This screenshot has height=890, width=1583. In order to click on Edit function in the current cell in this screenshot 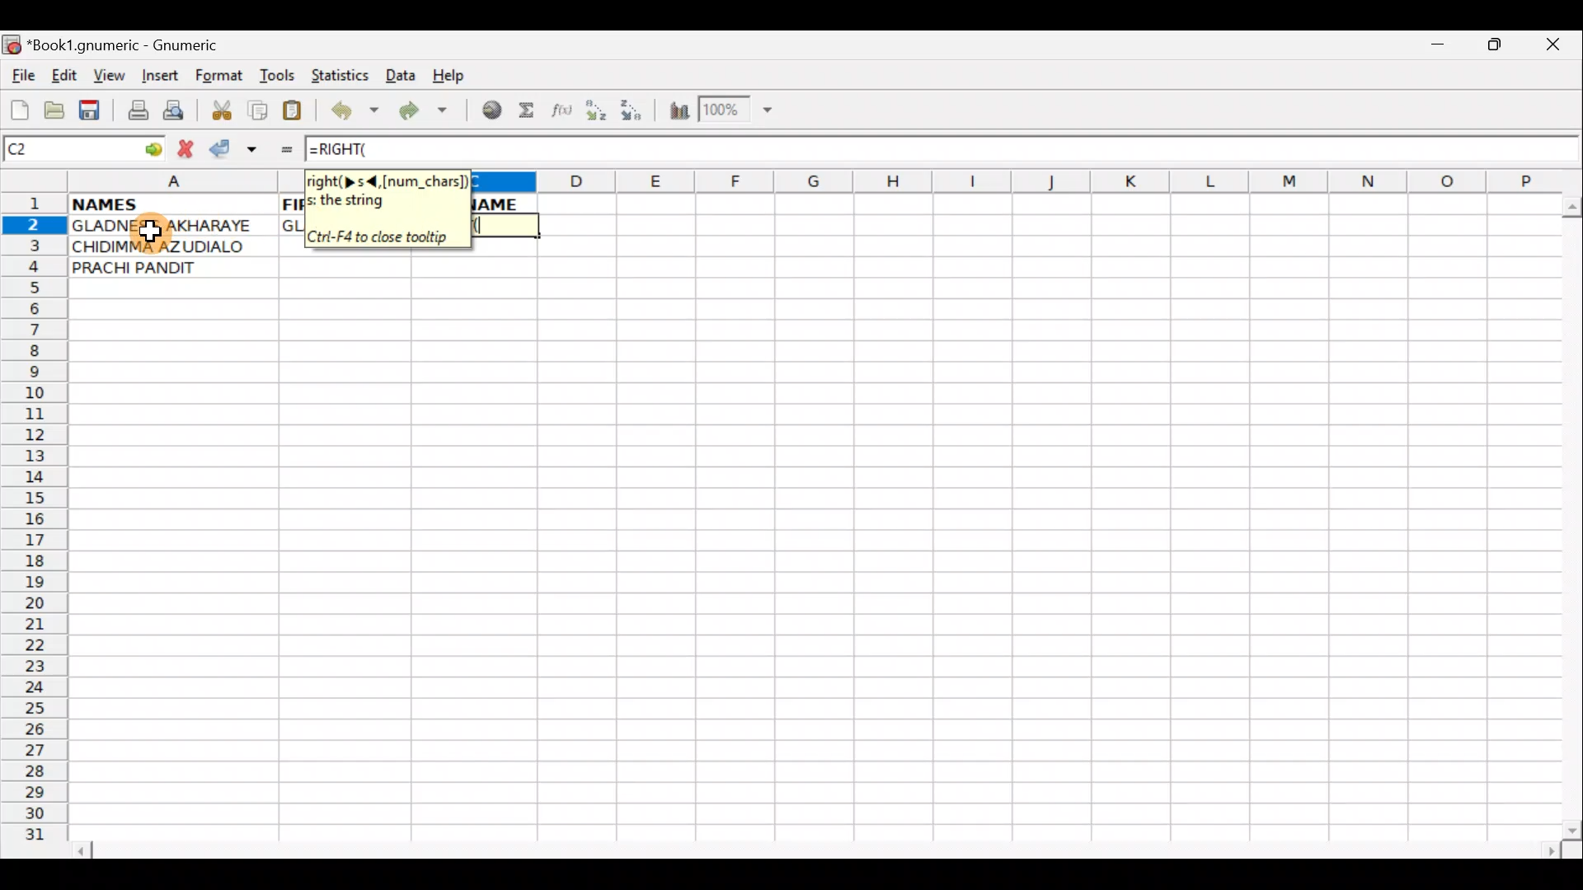, I will do `click(565, 115)`.